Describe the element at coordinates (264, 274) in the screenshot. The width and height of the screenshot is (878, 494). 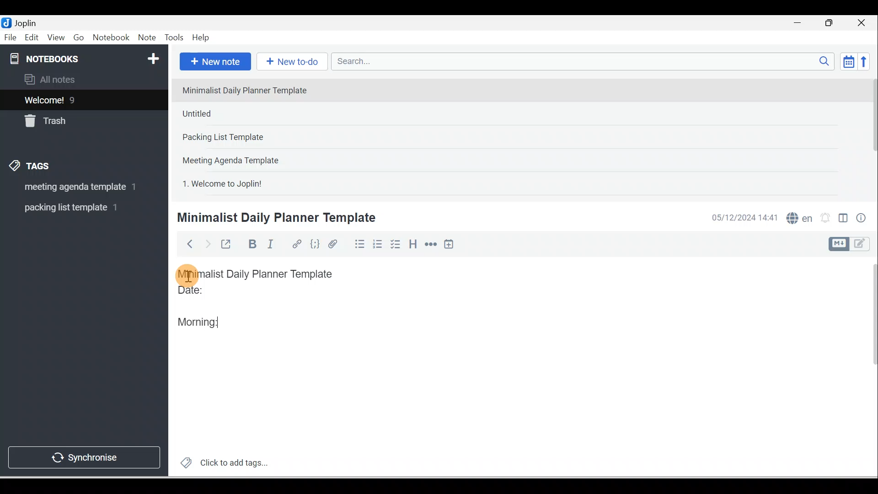
I see `Minimalist Daily Planner Template` at that location.